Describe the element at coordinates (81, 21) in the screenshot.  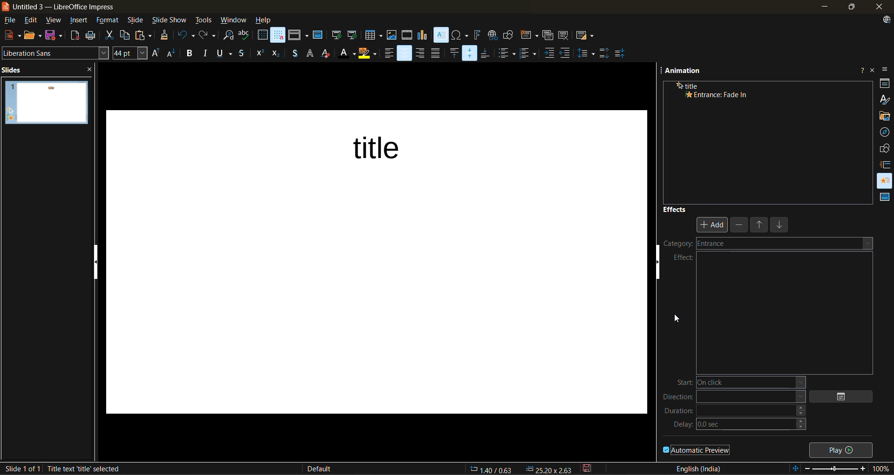
I see `insert` at that location.